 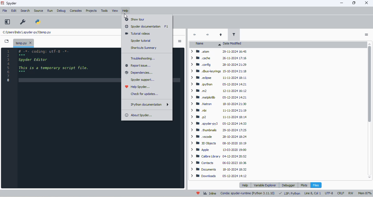 I want to click on help spyder!, so click(x=198, y=193).